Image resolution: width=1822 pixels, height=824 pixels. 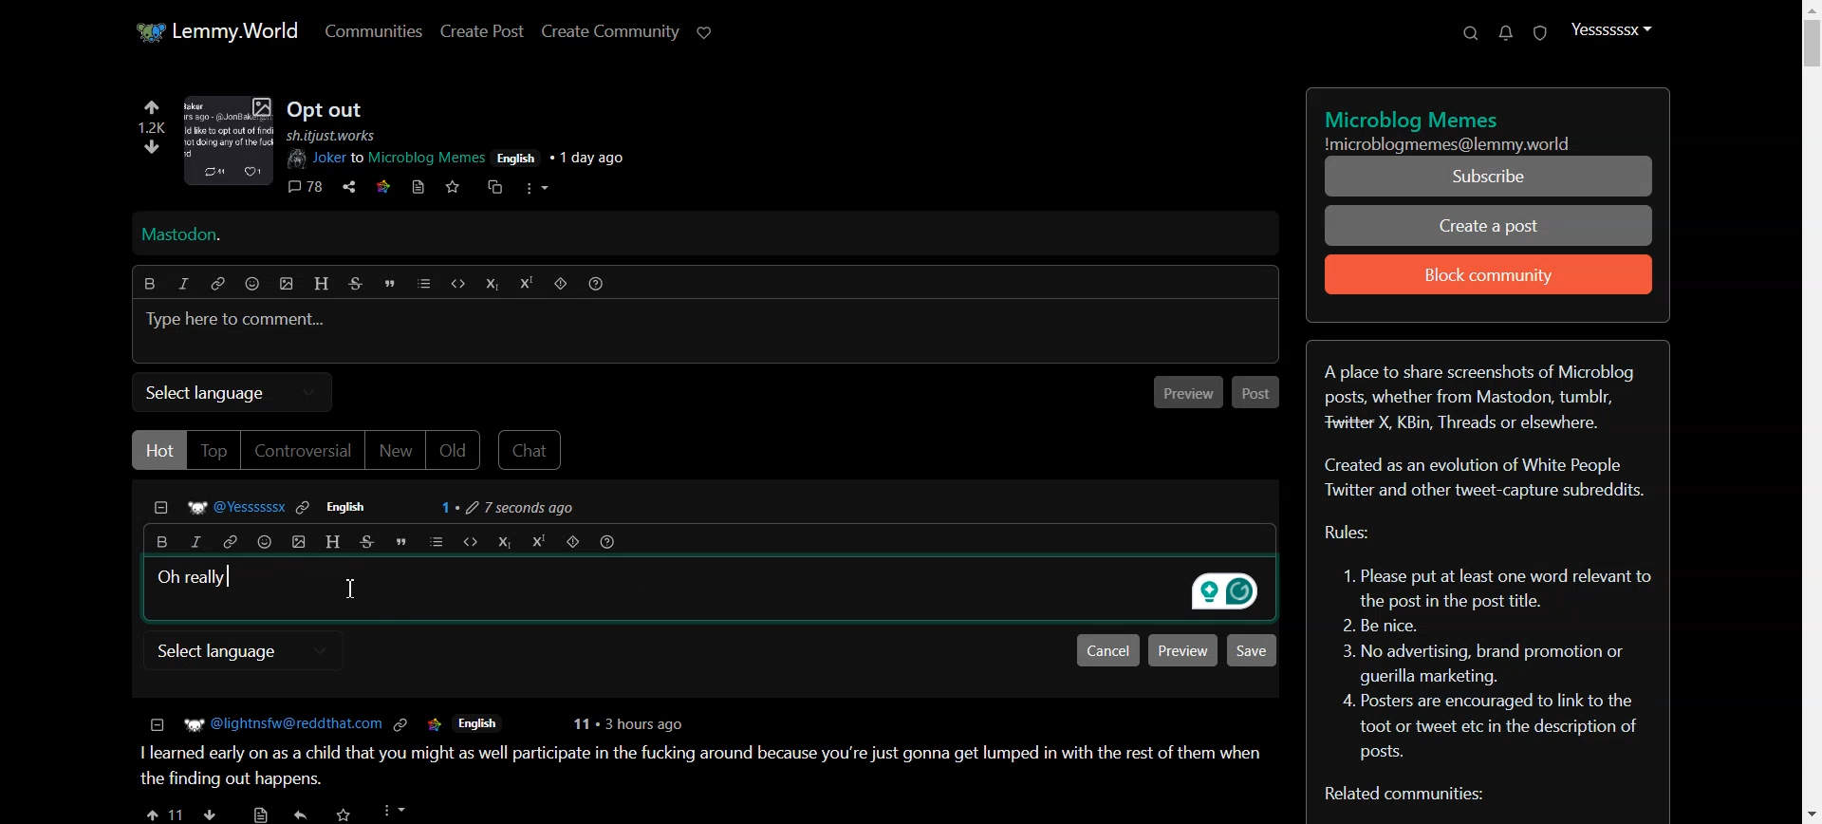 I want to click on Spoiler, so click(x=572, y=543).